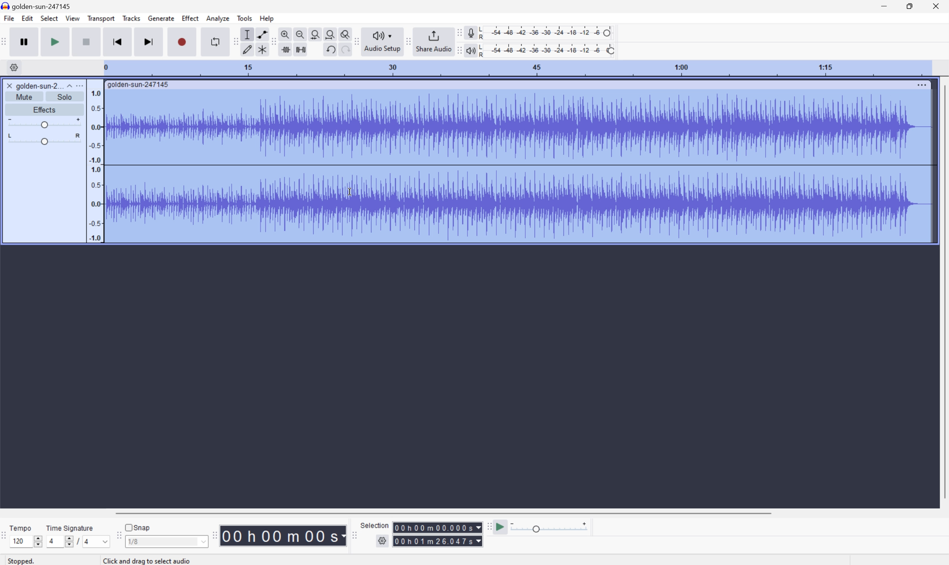 The height and width of the screenshot is (565, 949). What do you see at coordinates (552, 527) in the screenshot?
I see `Play back speed` at bounding box center [552, 527].